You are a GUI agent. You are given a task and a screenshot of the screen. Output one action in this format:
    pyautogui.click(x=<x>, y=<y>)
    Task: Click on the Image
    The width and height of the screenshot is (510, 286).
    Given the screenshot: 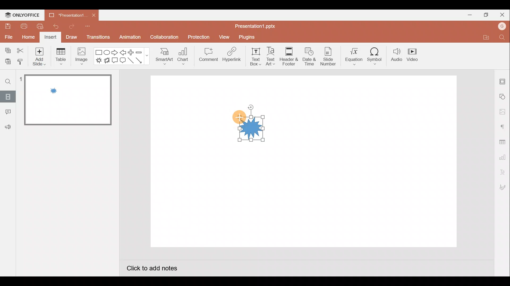 What is the action you would take?
    pyautogui.click(x=83, y=57)
    